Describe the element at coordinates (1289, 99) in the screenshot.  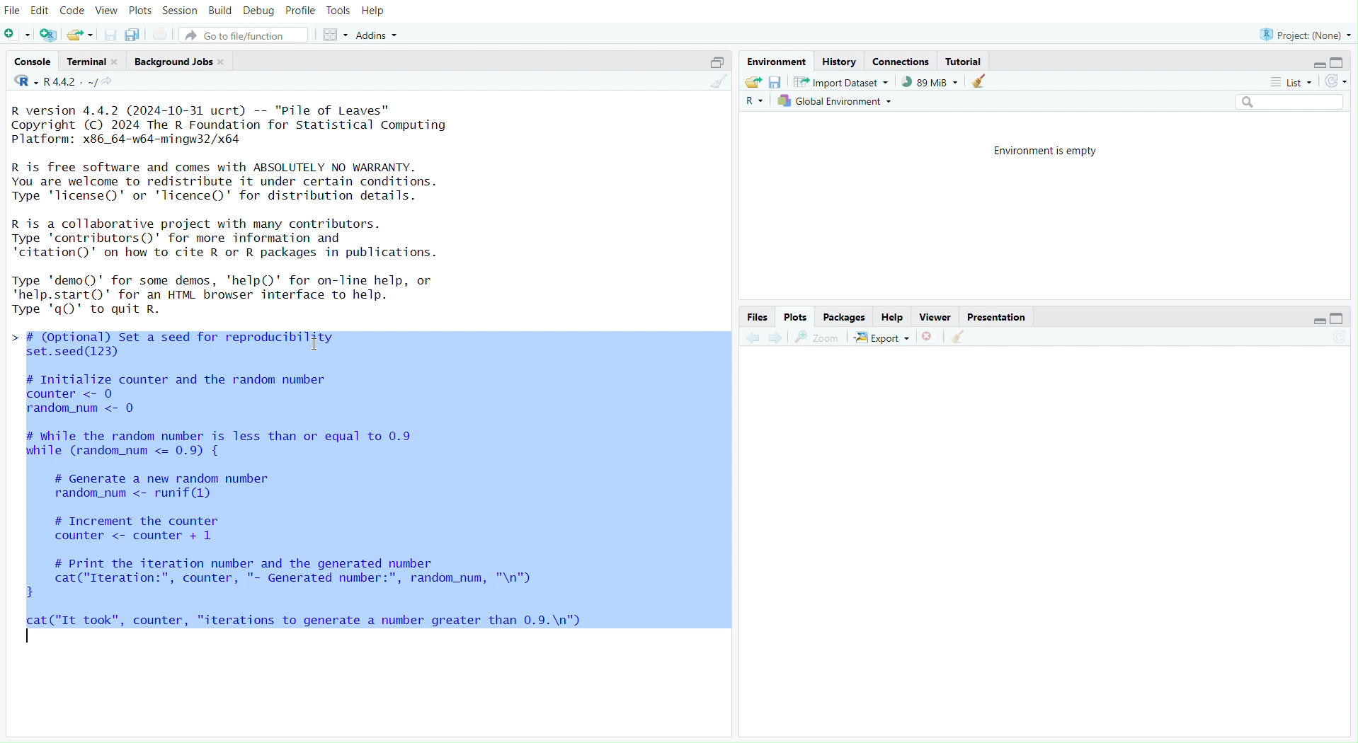
I see `Search bar` at that location.